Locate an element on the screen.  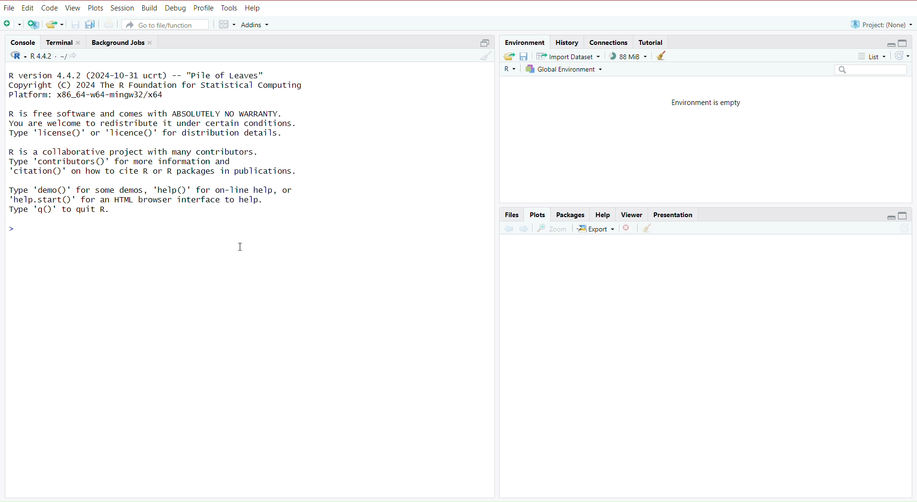
connections is located at coordinates (609, 43).